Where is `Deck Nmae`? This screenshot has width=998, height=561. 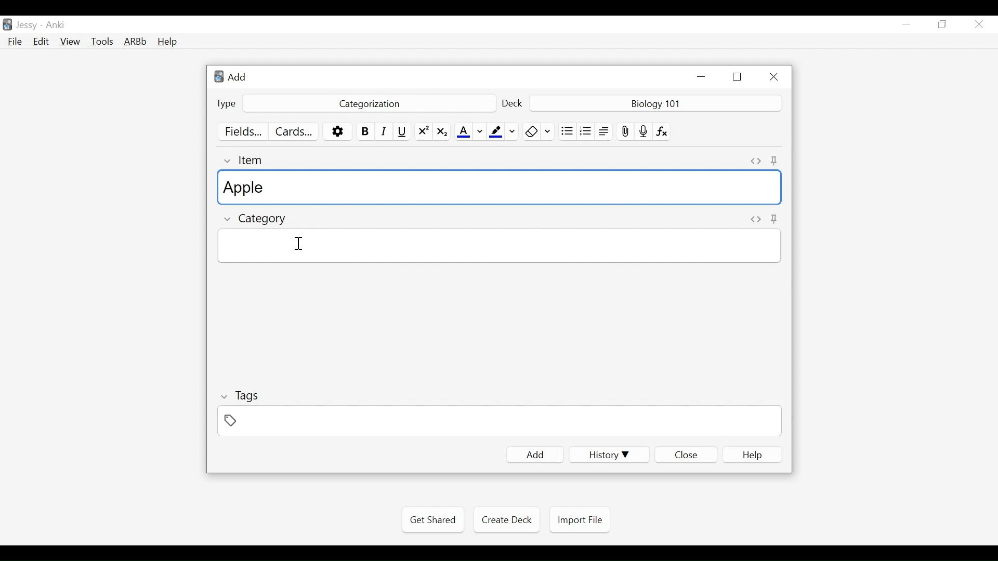
Deck Nmae is located at coordinates (656, 104).